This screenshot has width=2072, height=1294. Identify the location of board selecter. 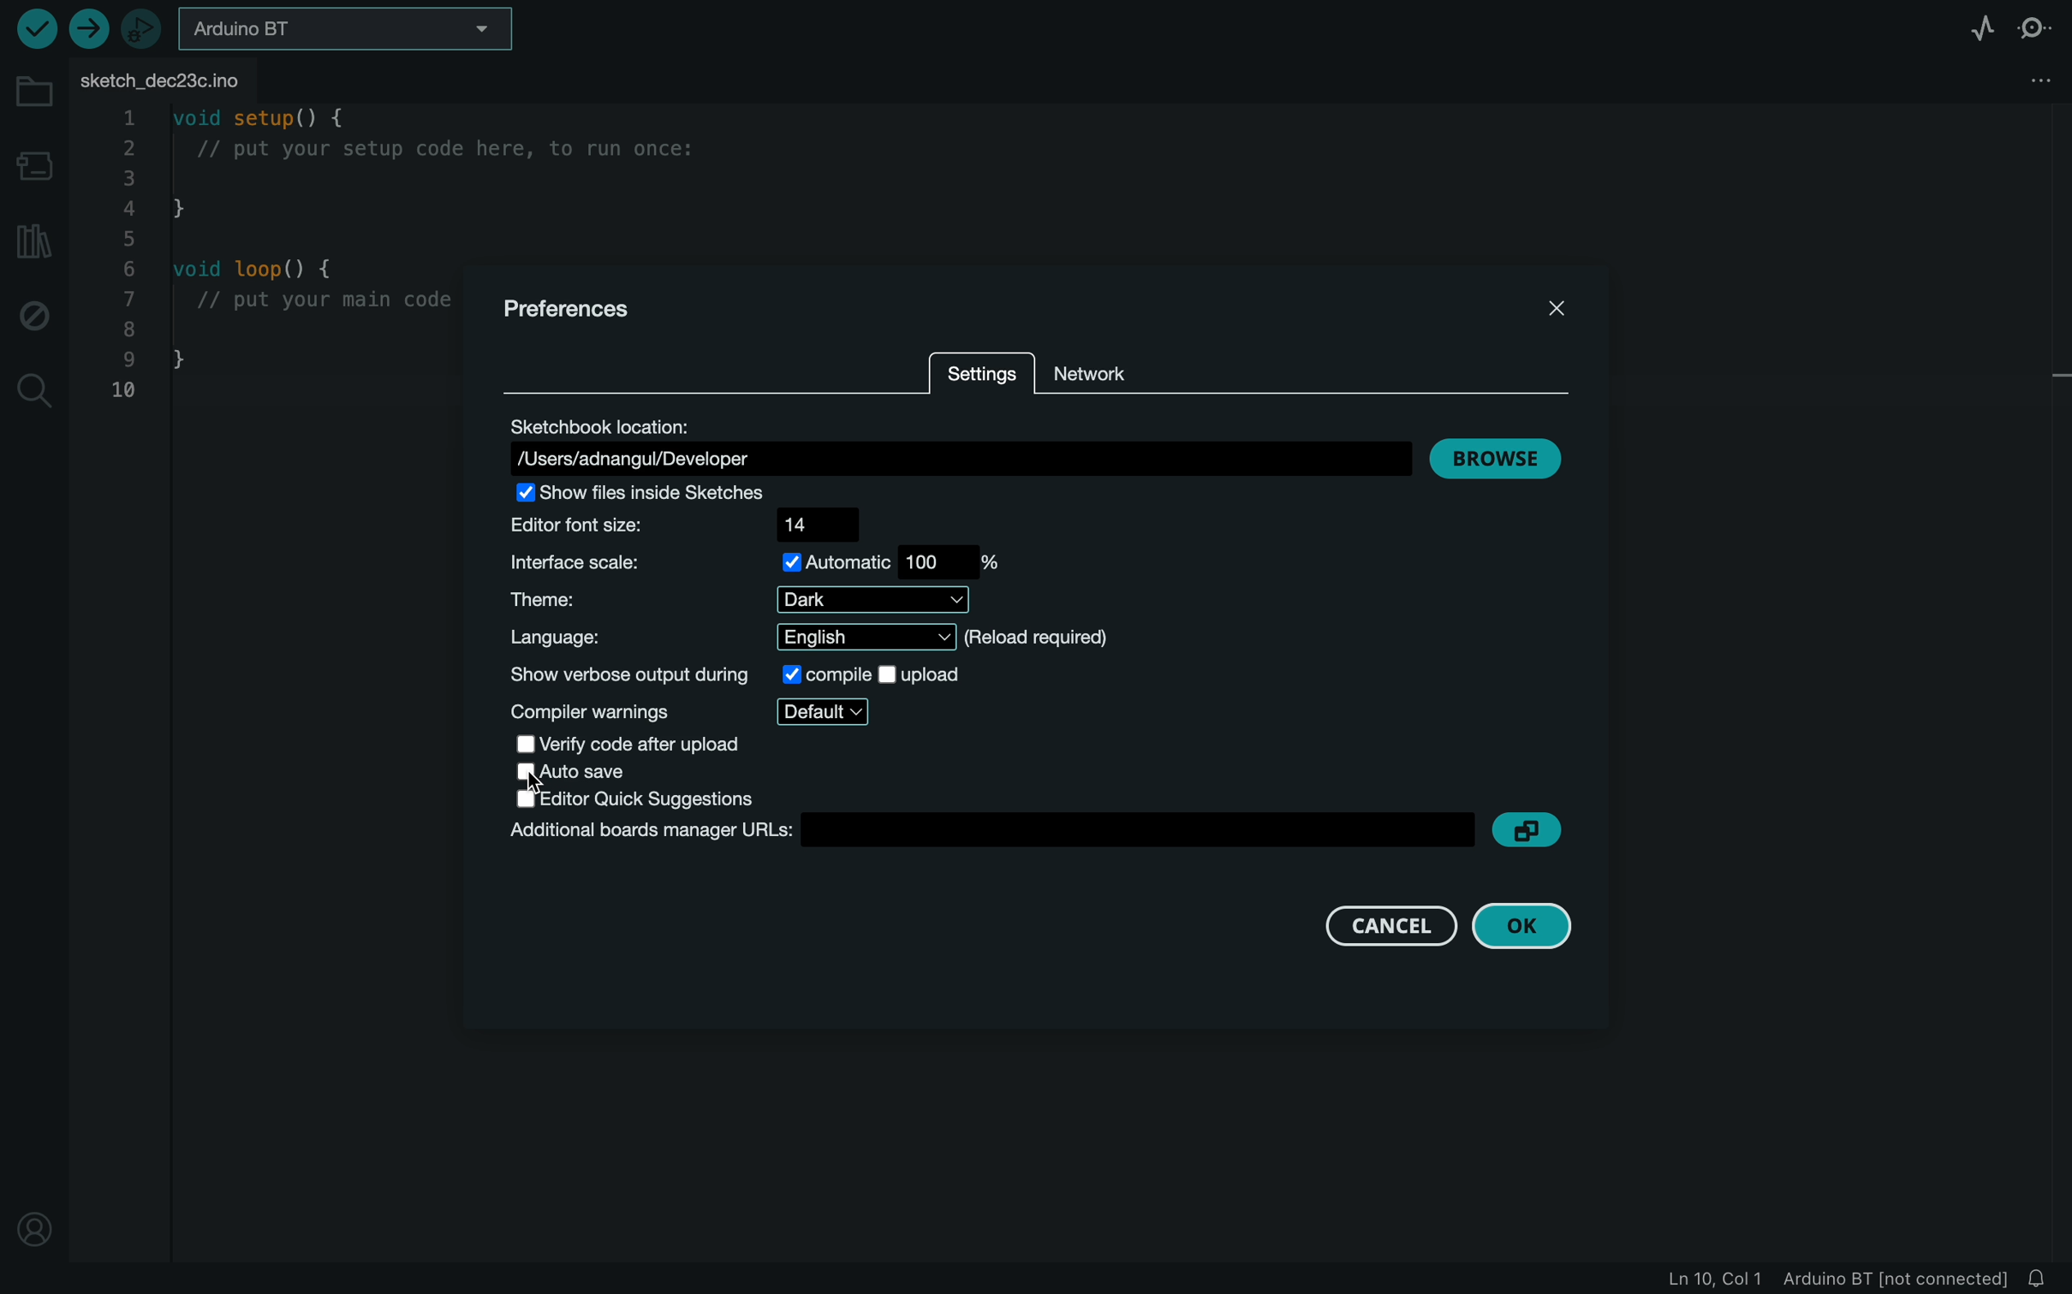
(356, 32).